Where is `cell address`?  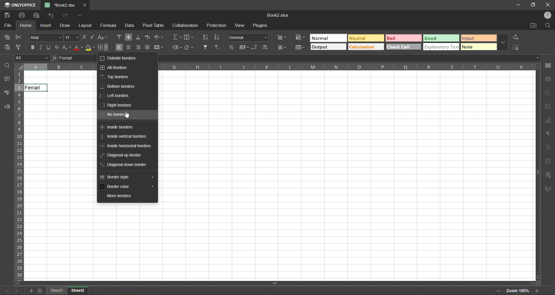 cell address is located at coordinates (32, 57).